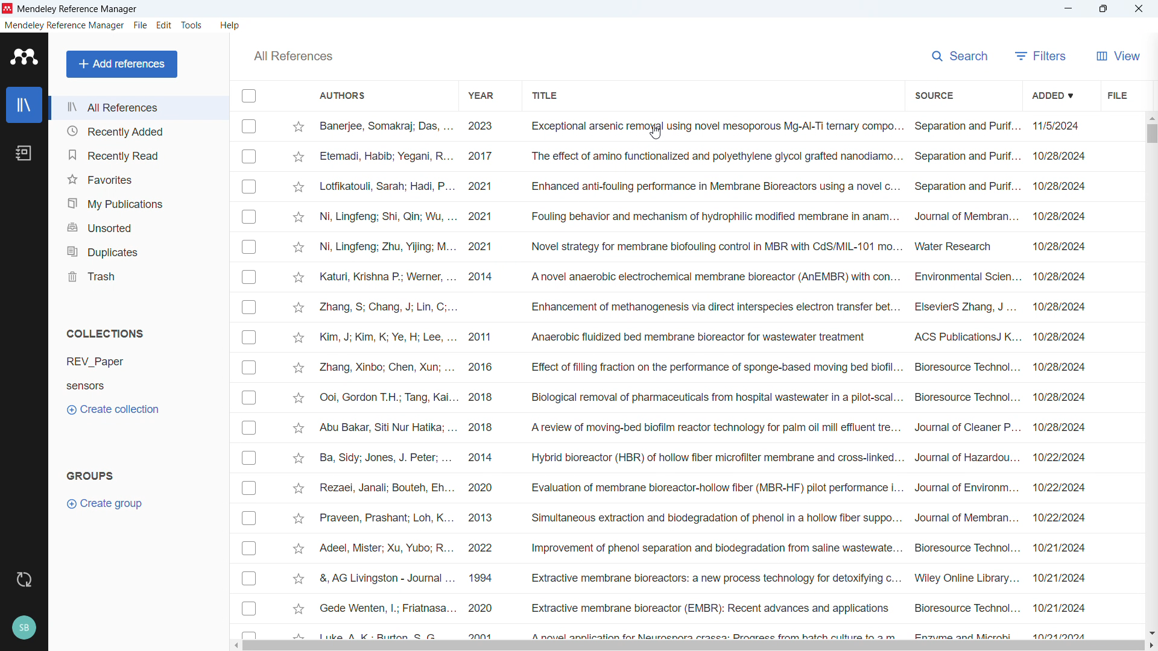 The height and width of the screenshot is (651, 1158). I want to click on environmental science, so click(964, 279).